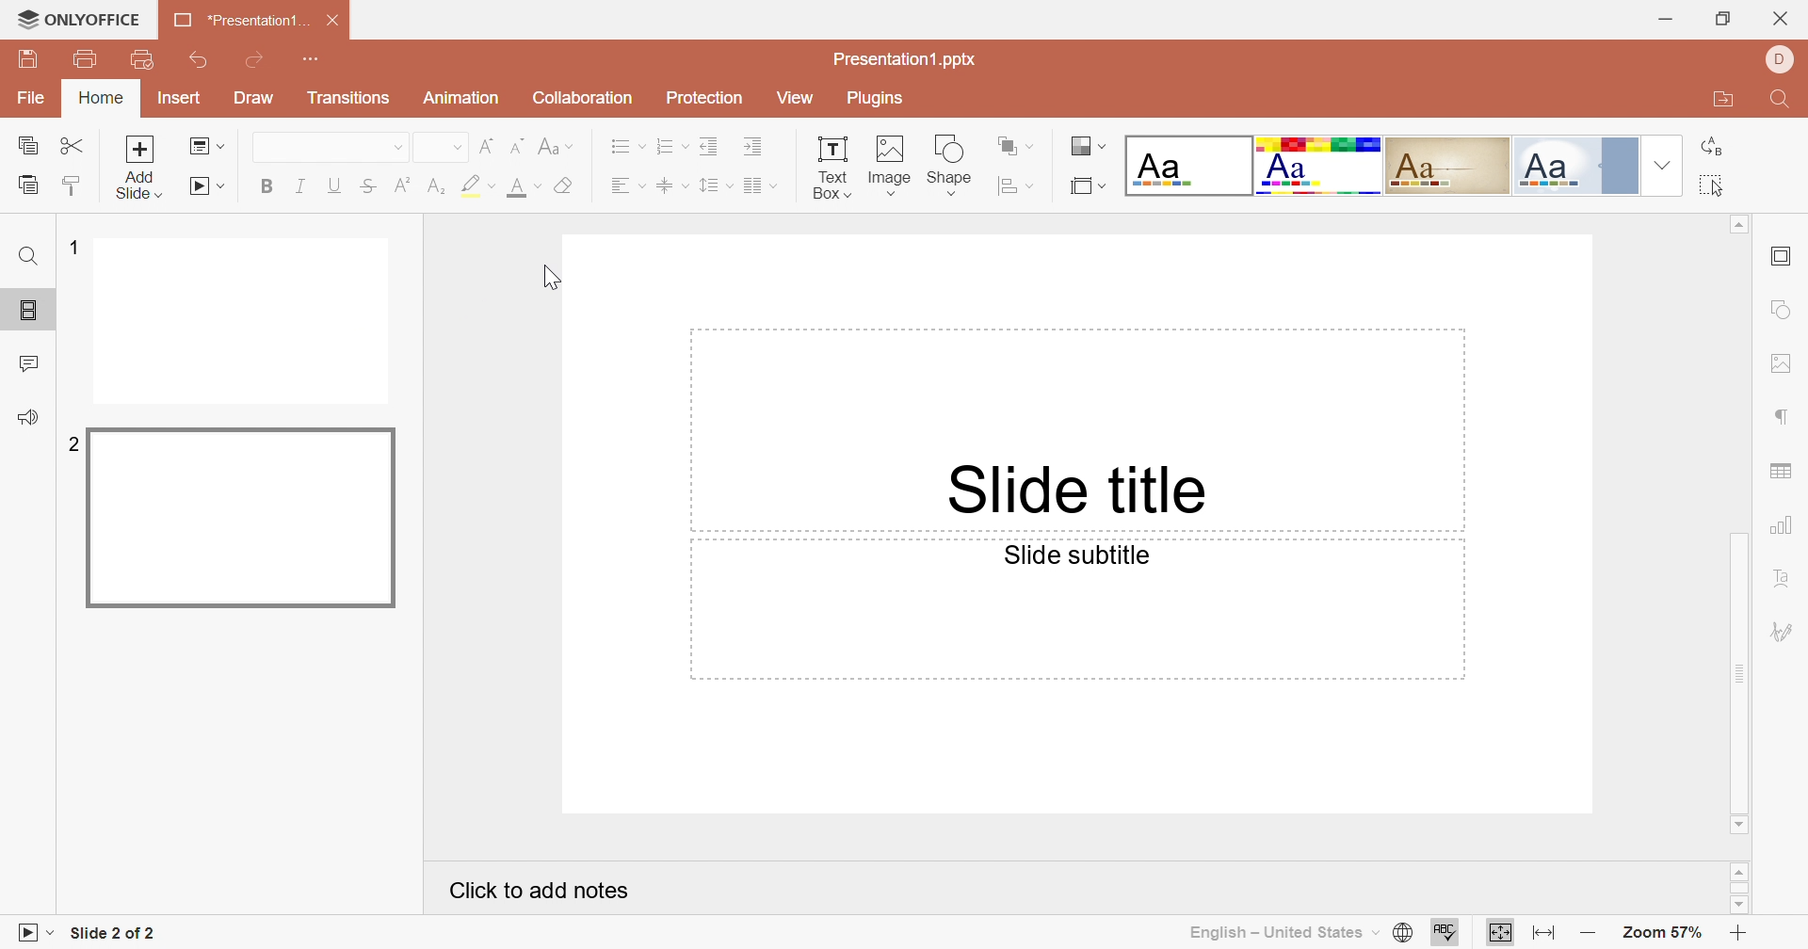 The width and height of the screenshot is (1808, 949). What do you see at coordinates (89, 56) in the screenshot?
I see `Print` at bounding box center [89, 56].